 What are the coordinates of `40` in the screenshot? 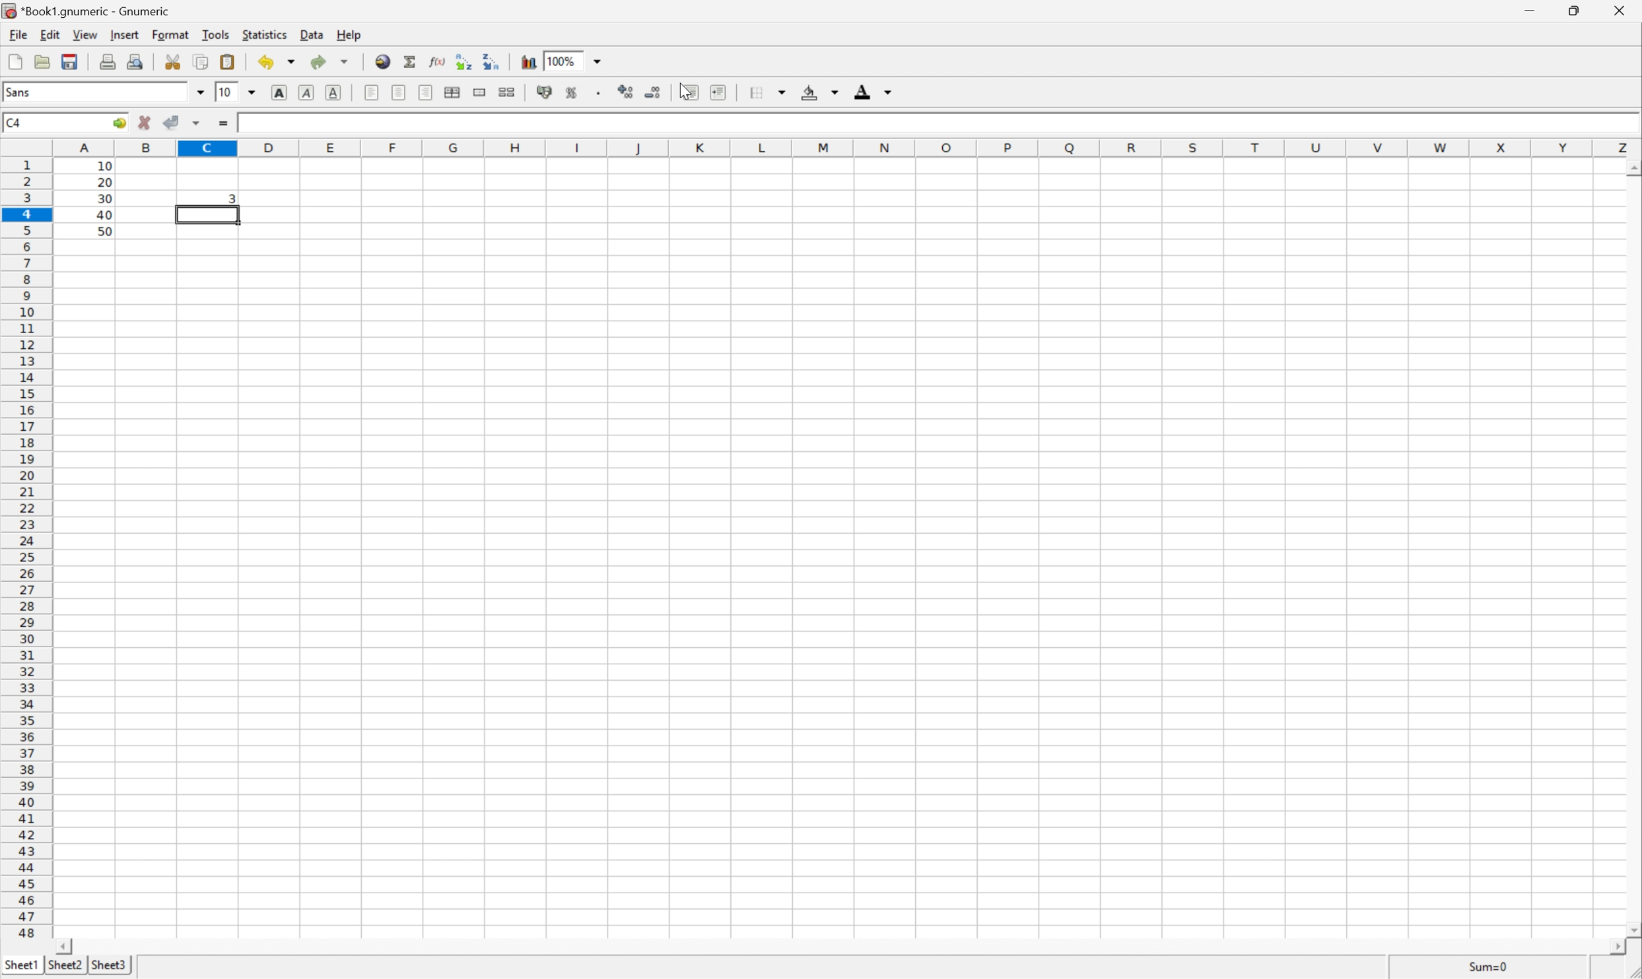 It's located at (104, 214).